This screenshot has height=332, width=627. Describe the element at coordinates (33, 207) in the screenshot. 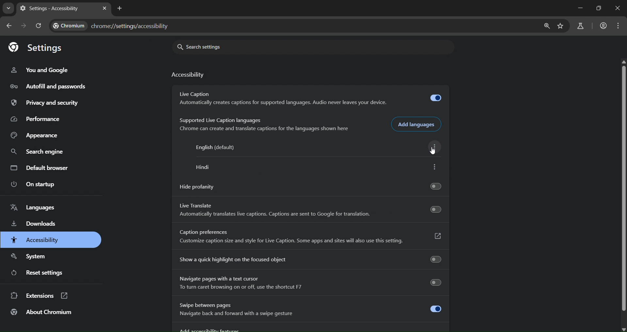

I see `languages` at that location.